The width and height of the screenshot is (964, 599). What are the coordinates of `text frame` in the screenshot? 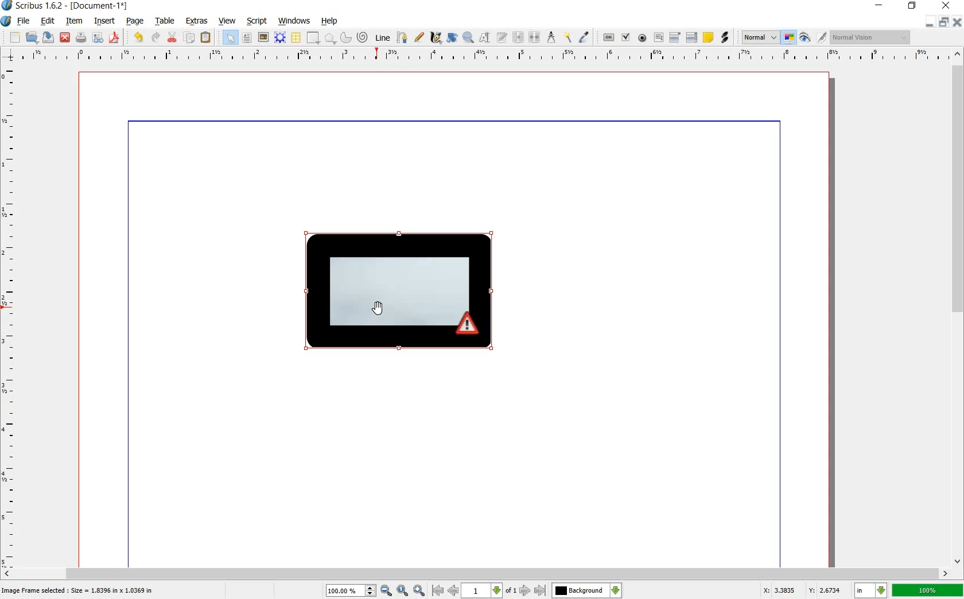 It's located at (246, 38).